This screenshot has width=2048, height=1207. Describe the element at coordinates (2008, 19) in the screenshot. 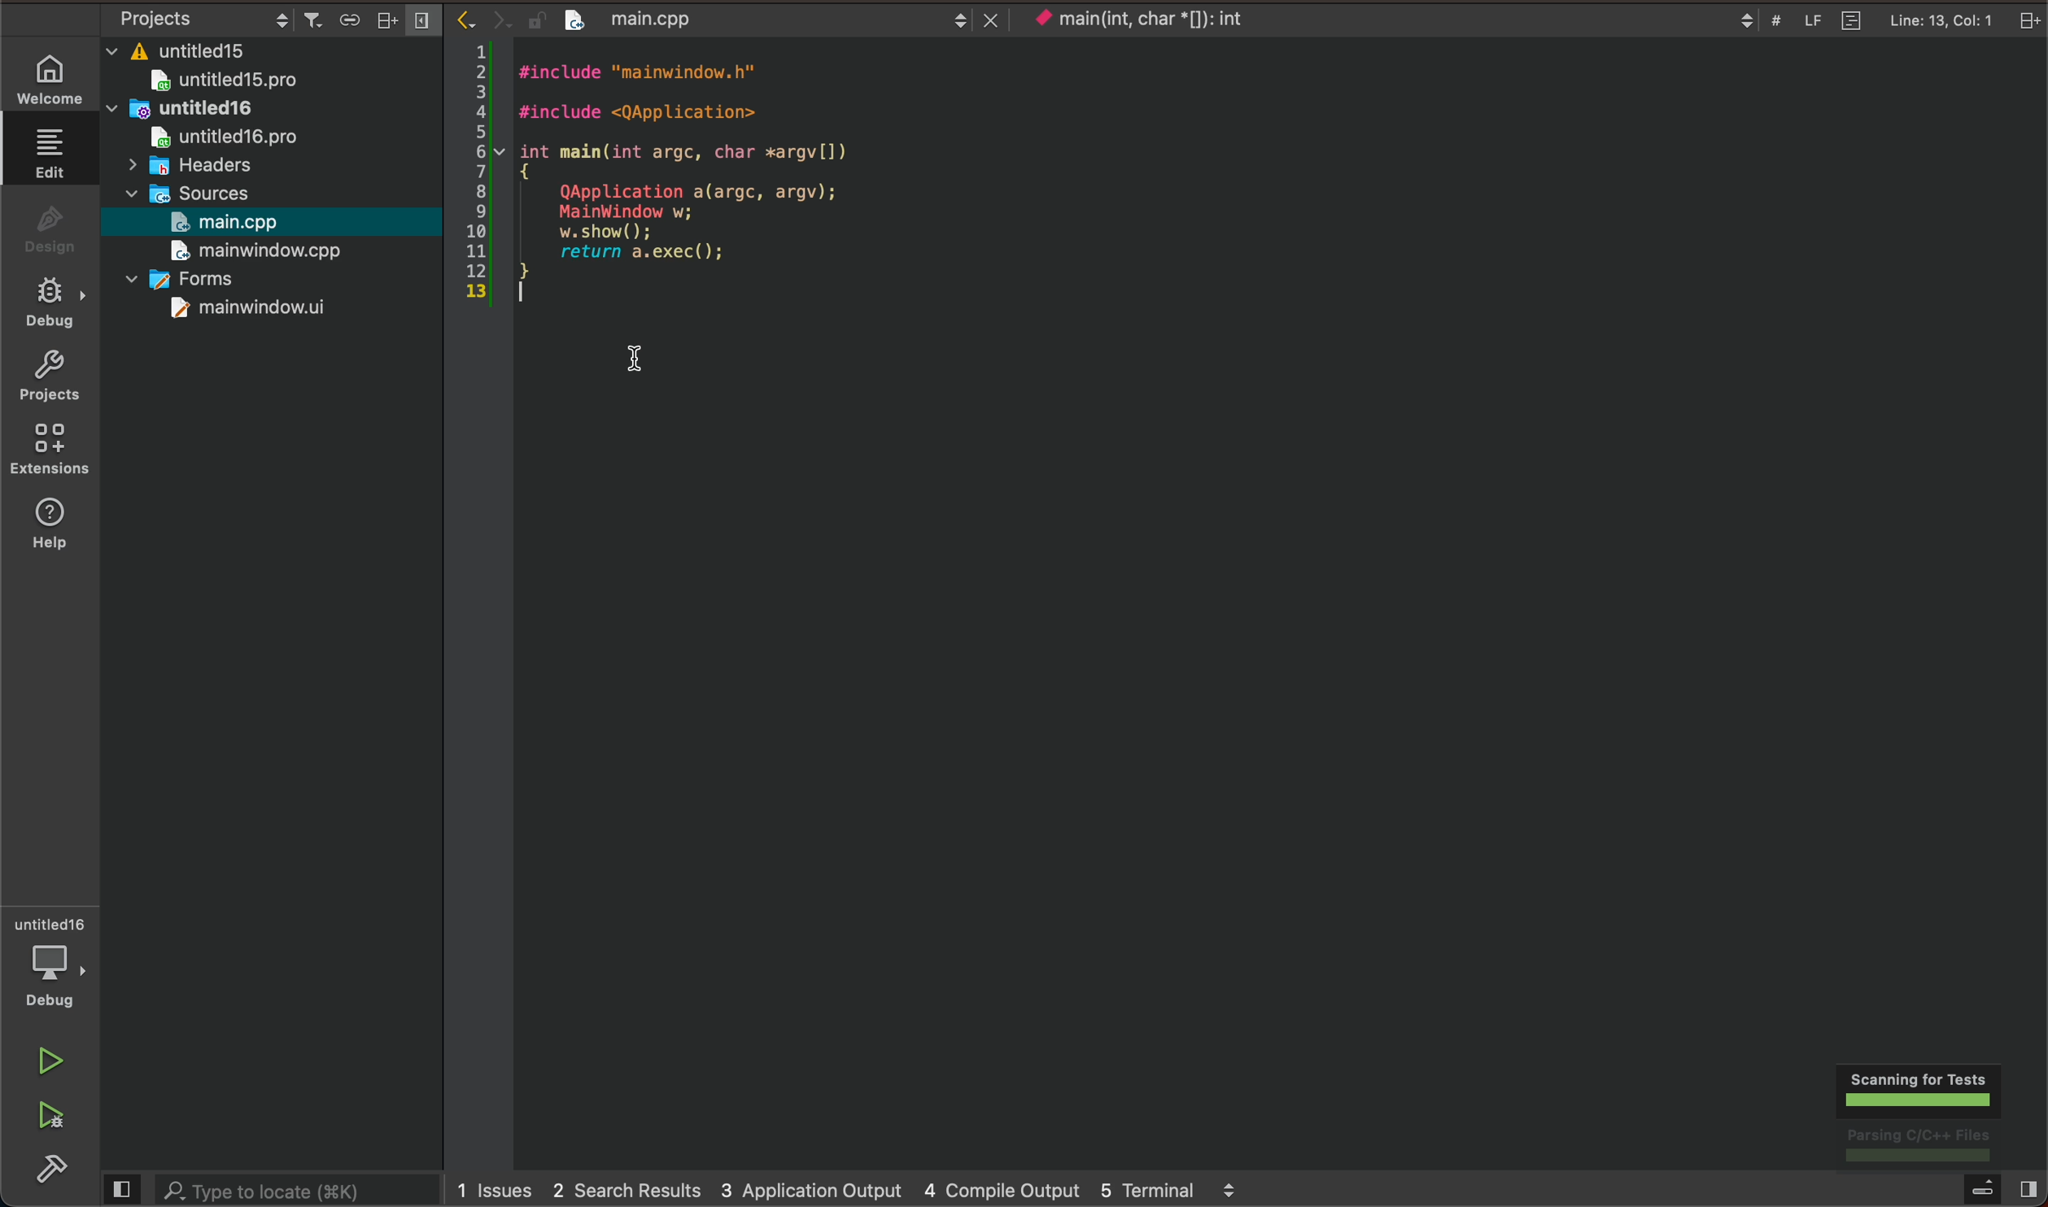

I see `` at that location.